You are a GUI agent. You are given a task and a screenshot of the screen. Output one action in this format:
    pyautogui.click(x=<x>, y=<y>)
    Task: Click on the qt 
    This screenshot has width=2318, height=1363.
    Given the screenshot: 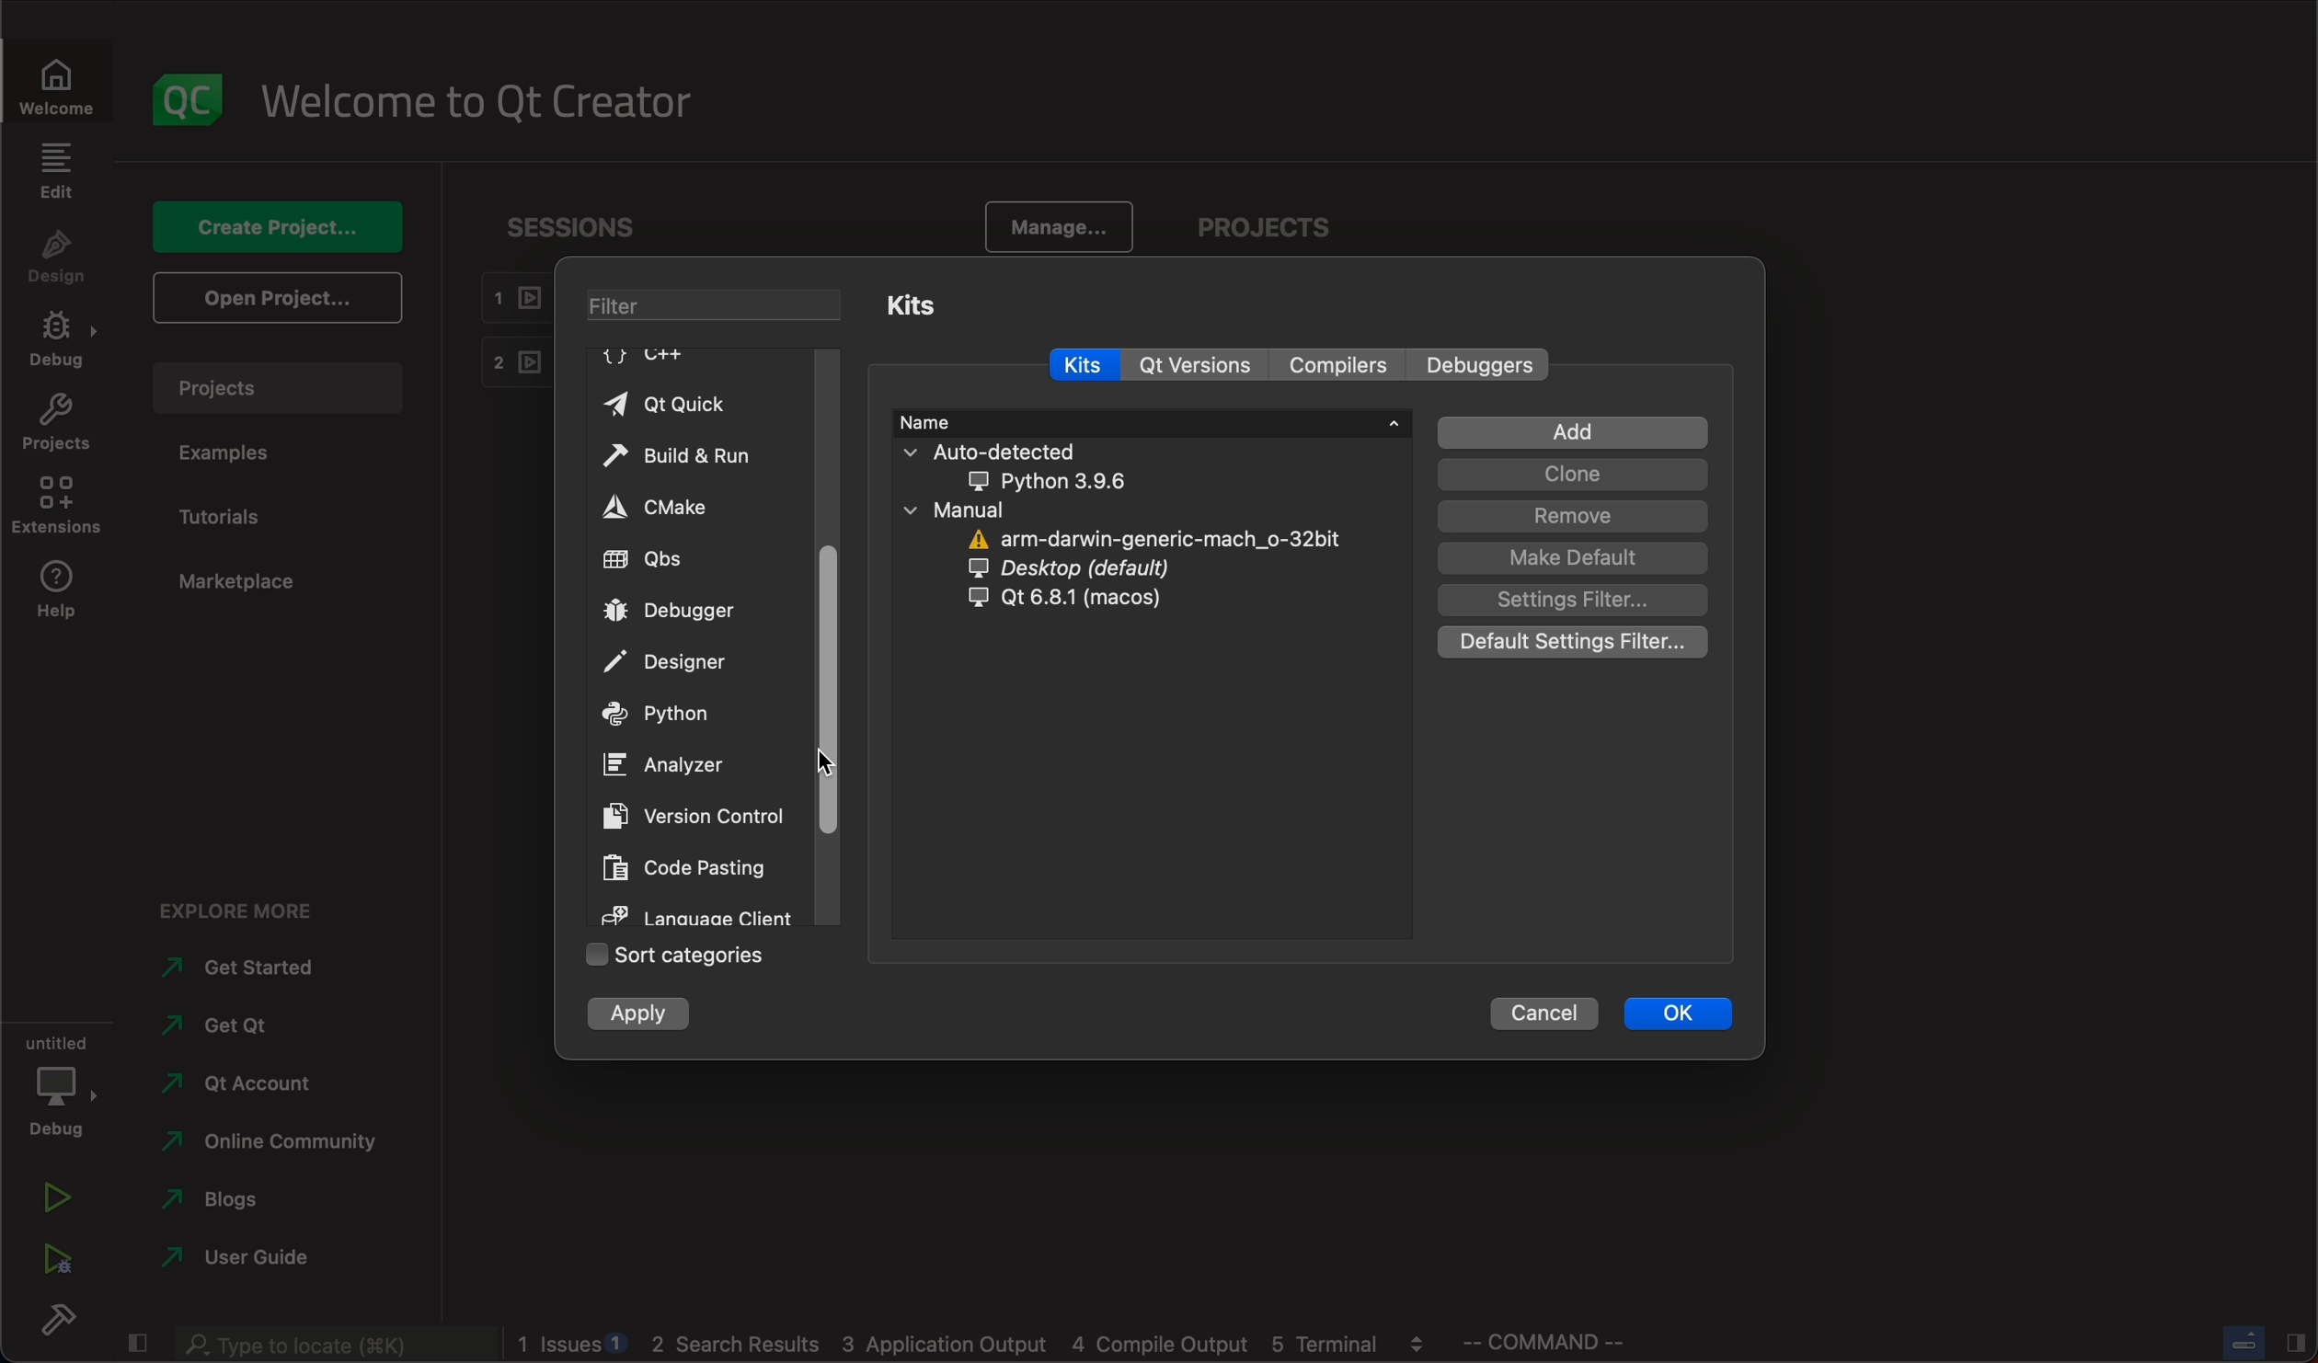 What is the action you would take?
    pyautogui.click(x=1048, y=601)
    